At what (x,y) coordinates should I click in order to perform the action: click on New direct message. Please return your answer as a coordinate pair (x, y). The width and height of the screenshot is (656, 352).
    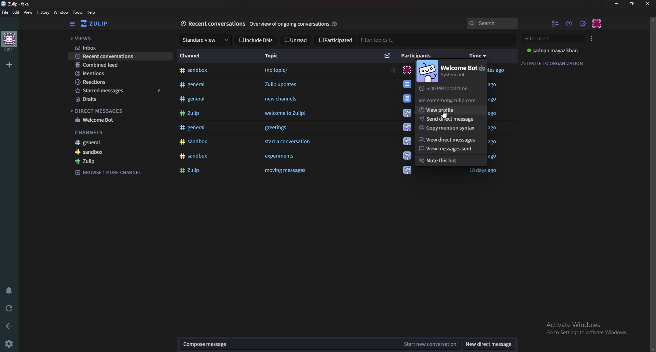
    Looking at the image, I should click on (489, 345).